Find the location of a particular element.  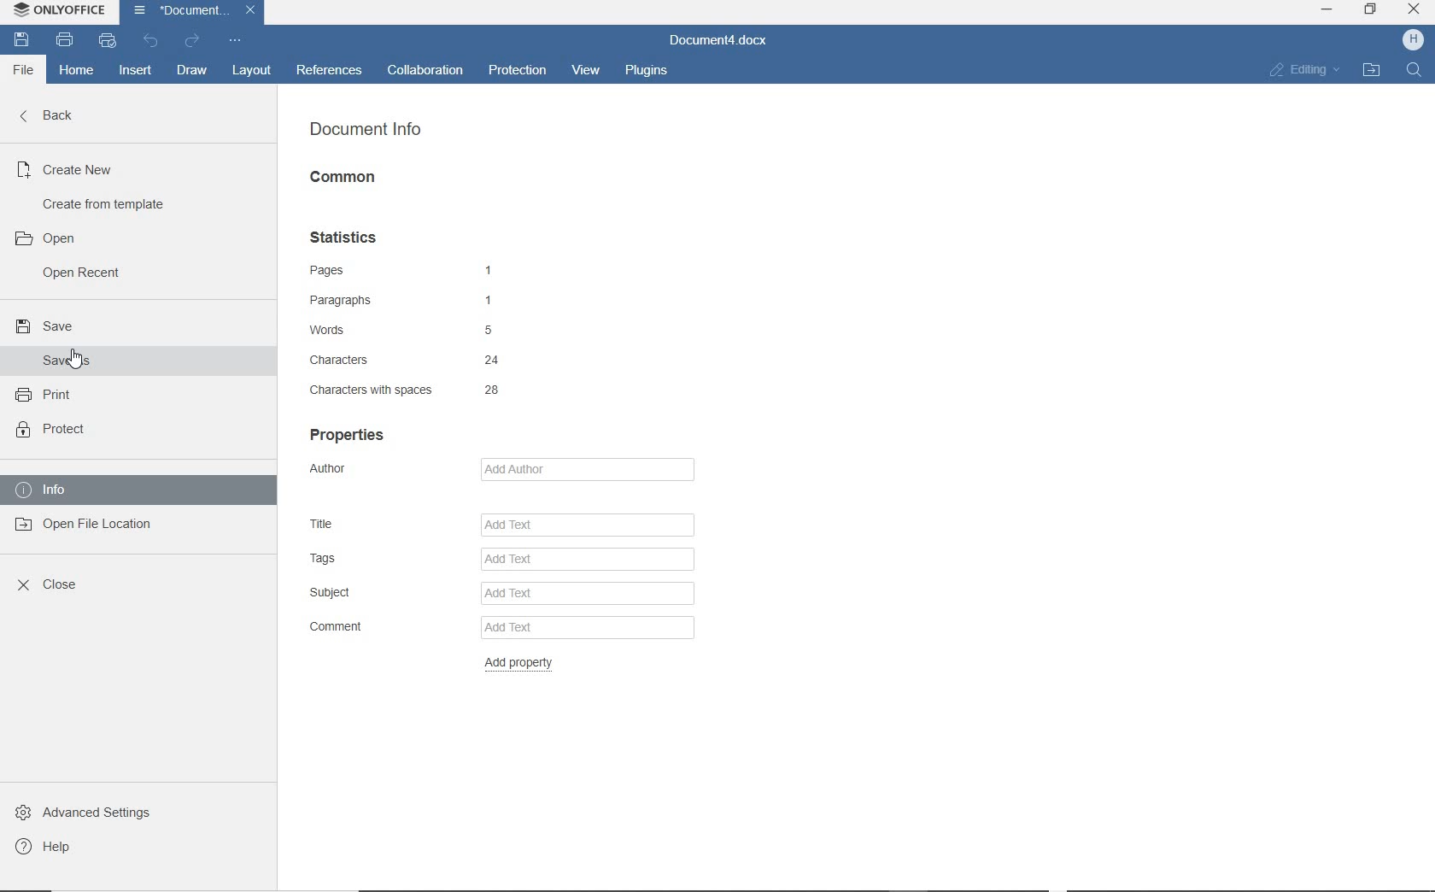

open file location is located at coordinates (1373, 72).